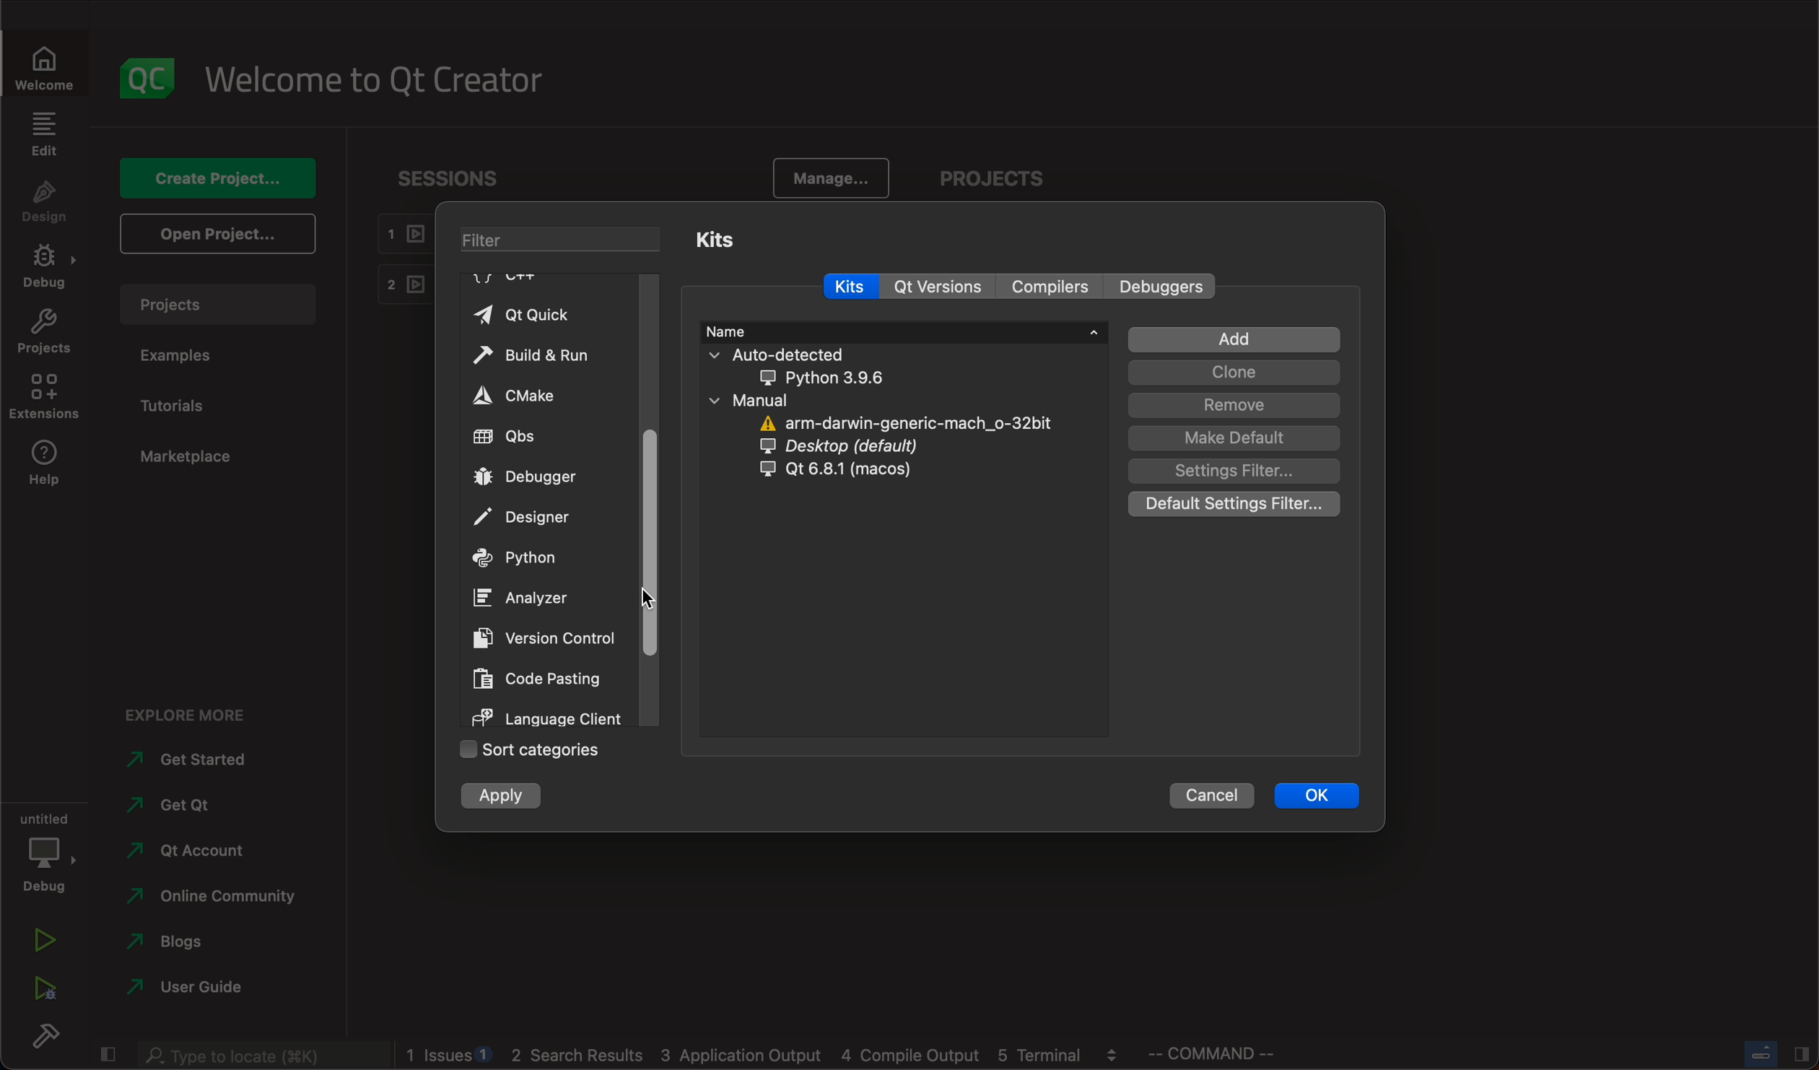  Describe the element at coordinates (43, 396) in the screenshot. I see `extenstions` at that location.